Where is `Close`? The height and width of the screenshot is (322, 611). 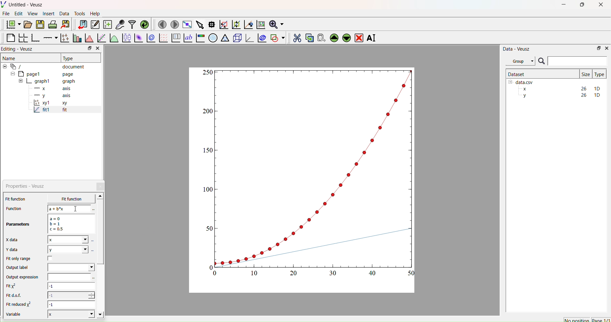
Close is located at coordinates (606, 48).